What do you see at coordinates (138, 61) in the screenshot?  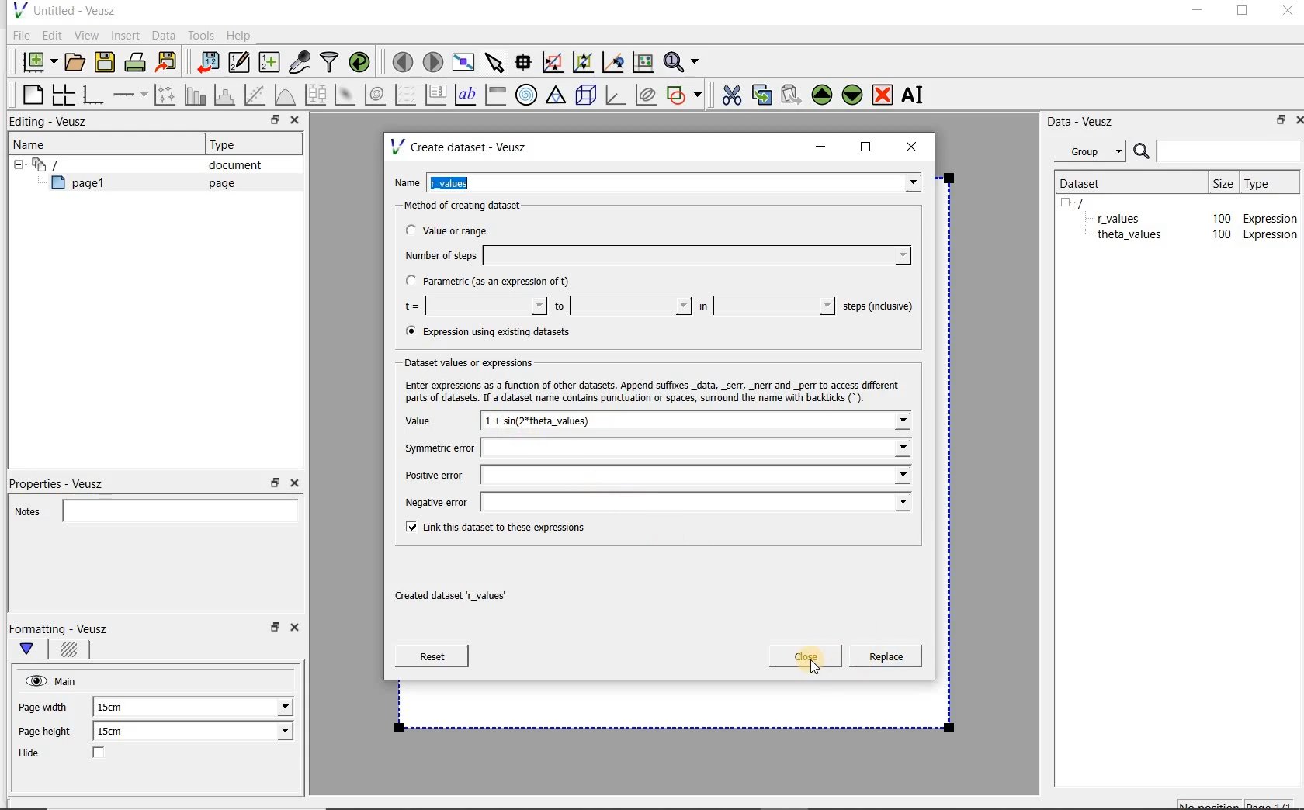 I see `print the document` at bounding box center [138, 61].